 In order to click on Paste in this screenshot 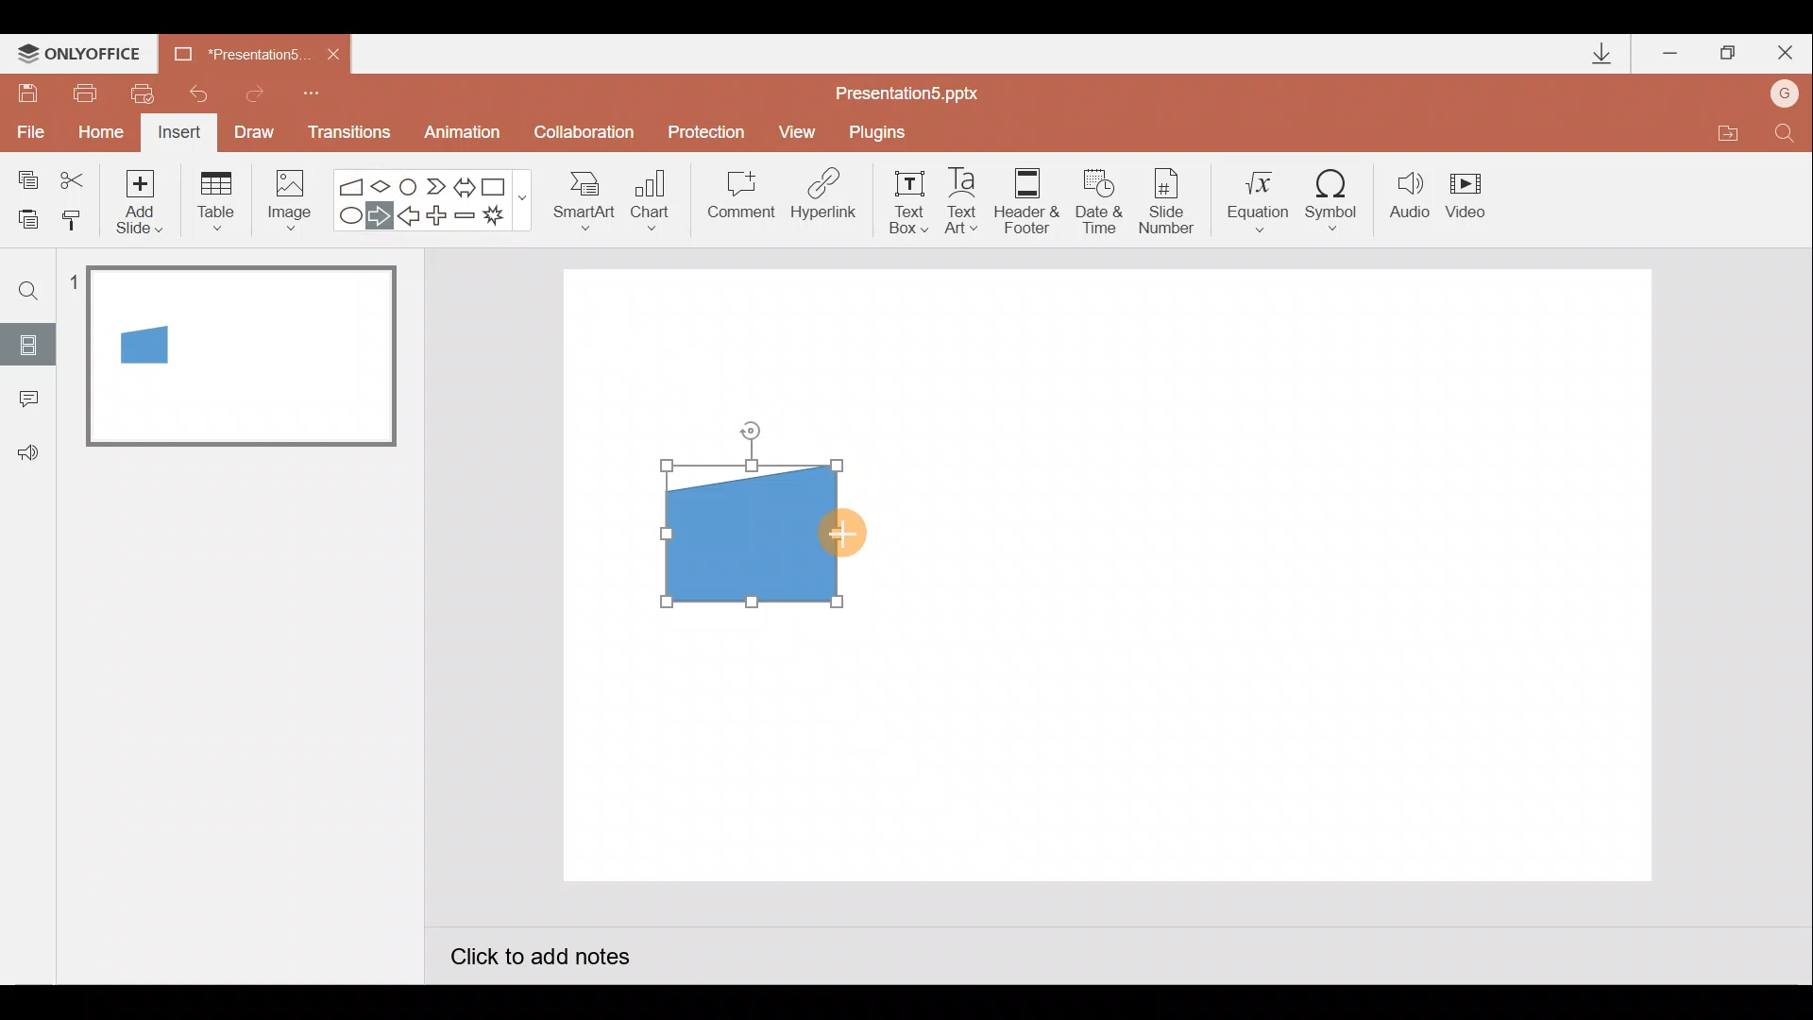, I will do `click(23, 217)`.